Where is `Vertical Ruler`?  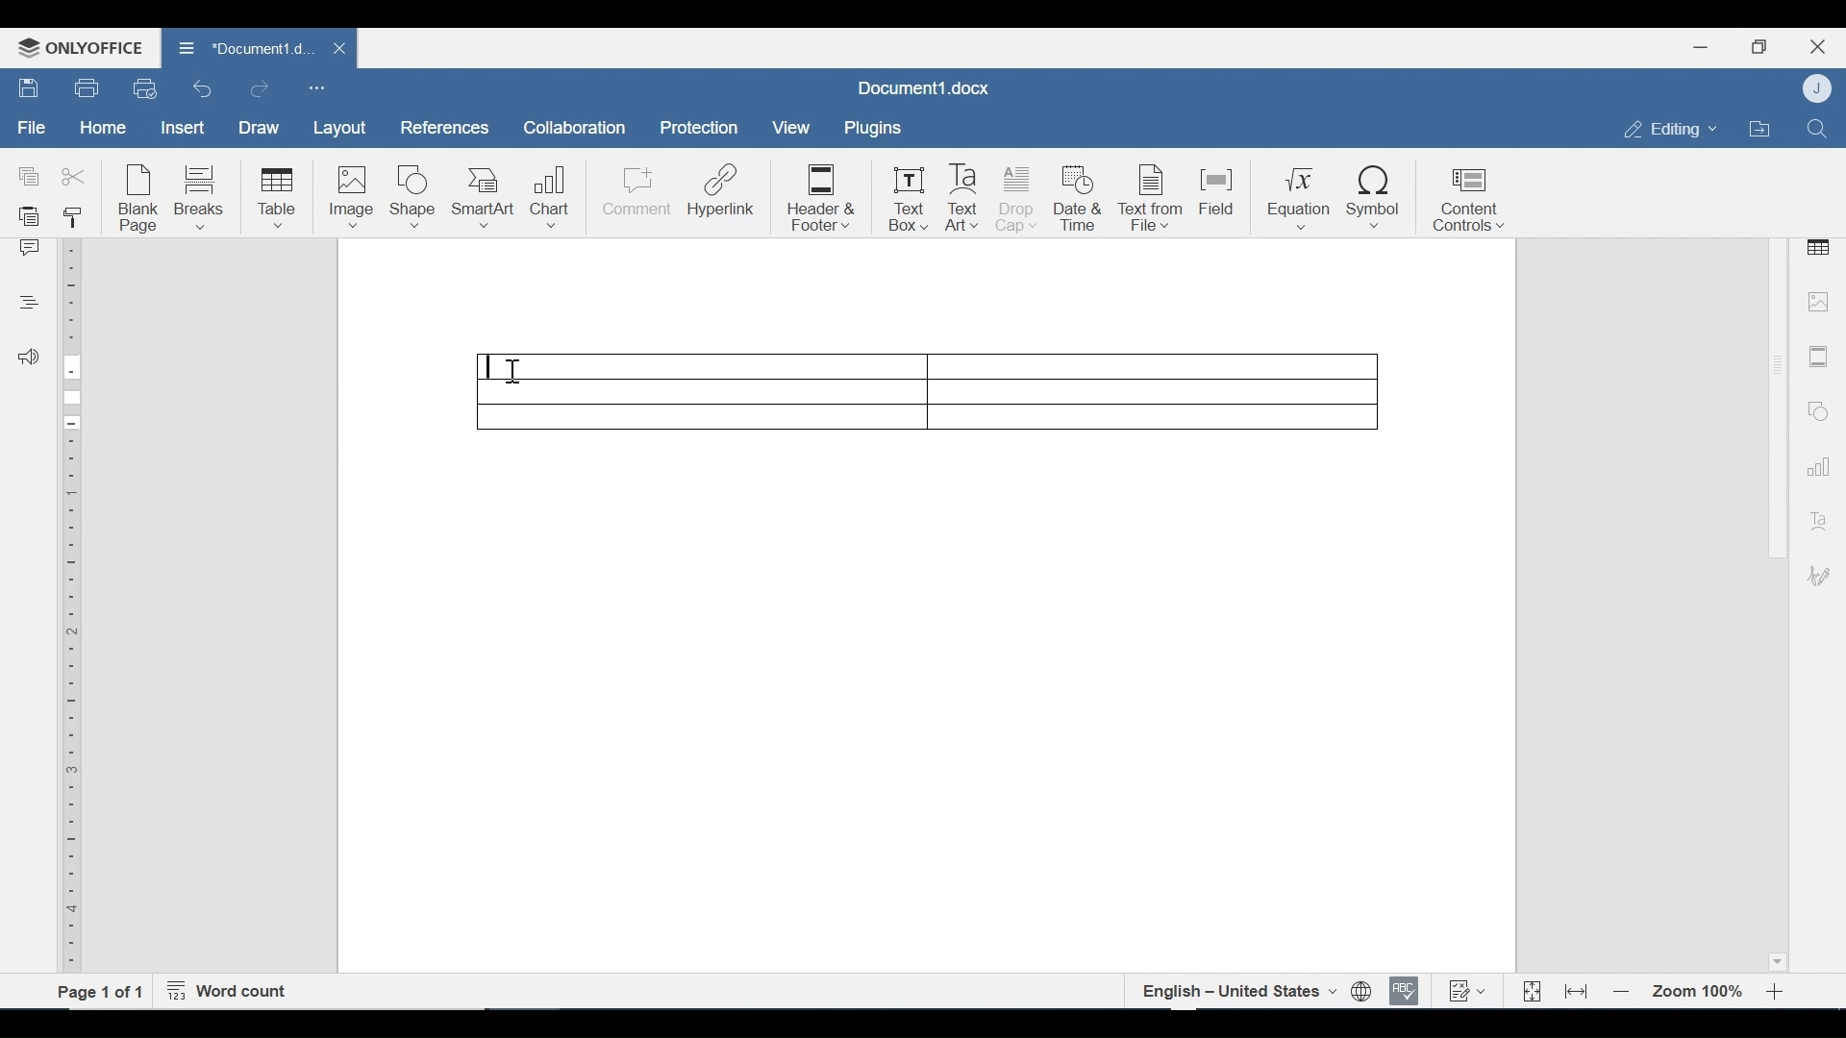 Vertical Ruler is located at coordinates (73, 607).